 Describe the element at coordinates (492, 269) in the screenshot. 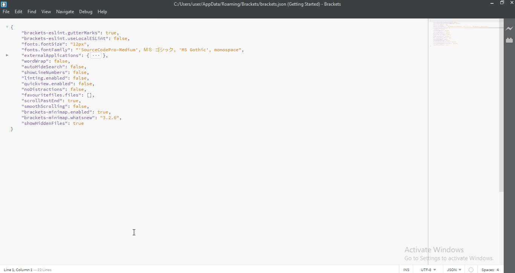

I see `Spaces:4` at that location.